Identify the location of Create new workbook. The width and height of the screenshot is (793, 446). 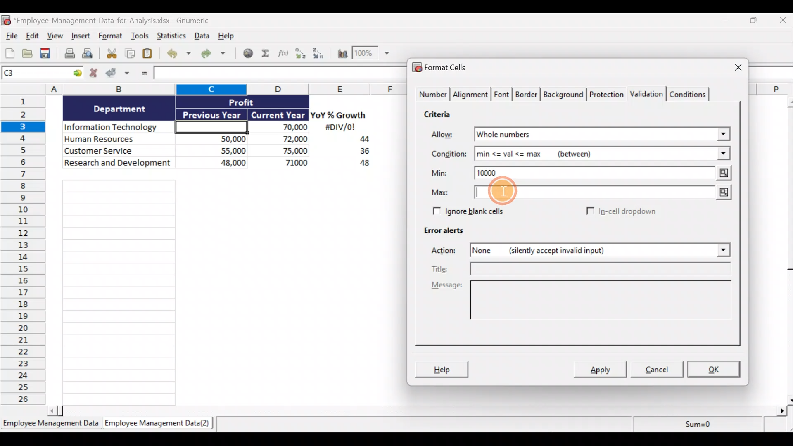
(10, 53).